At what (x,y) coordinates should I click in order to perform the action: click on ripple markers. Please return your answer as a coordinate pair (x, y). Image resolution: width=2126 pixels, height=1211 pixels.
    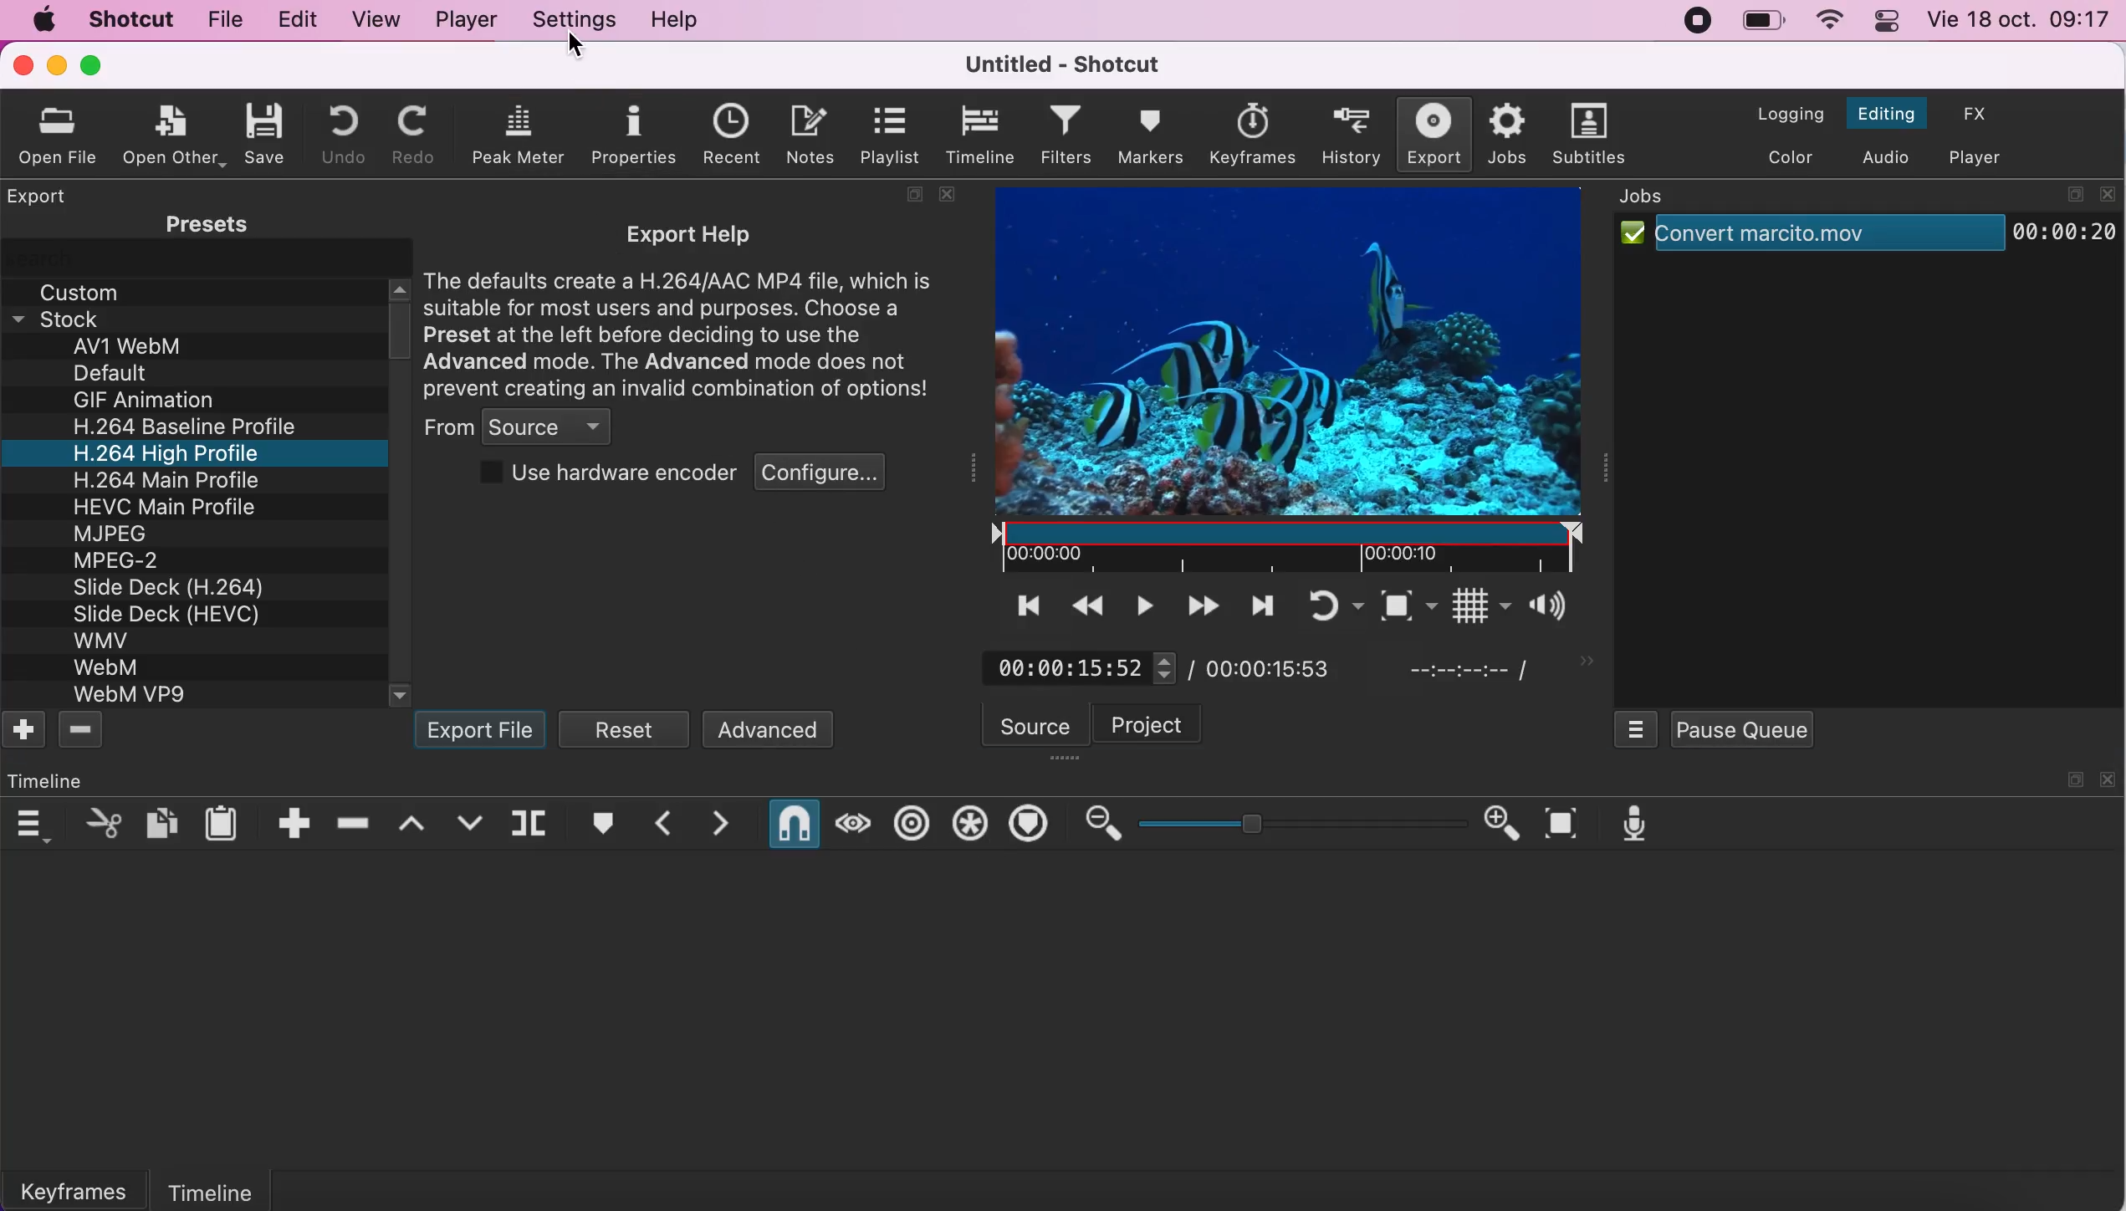
    Looking at the image, I should click on (1030, 825).